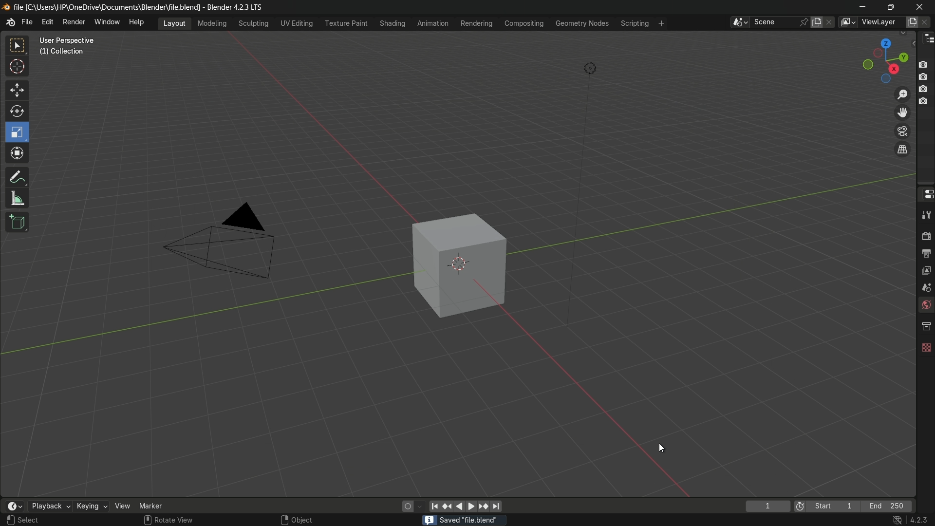 This screenshot has height=526, width=935. What do you see at coordinates (18, 46) in the screenshot?
I see `select box` at bounding box center [18, 46].